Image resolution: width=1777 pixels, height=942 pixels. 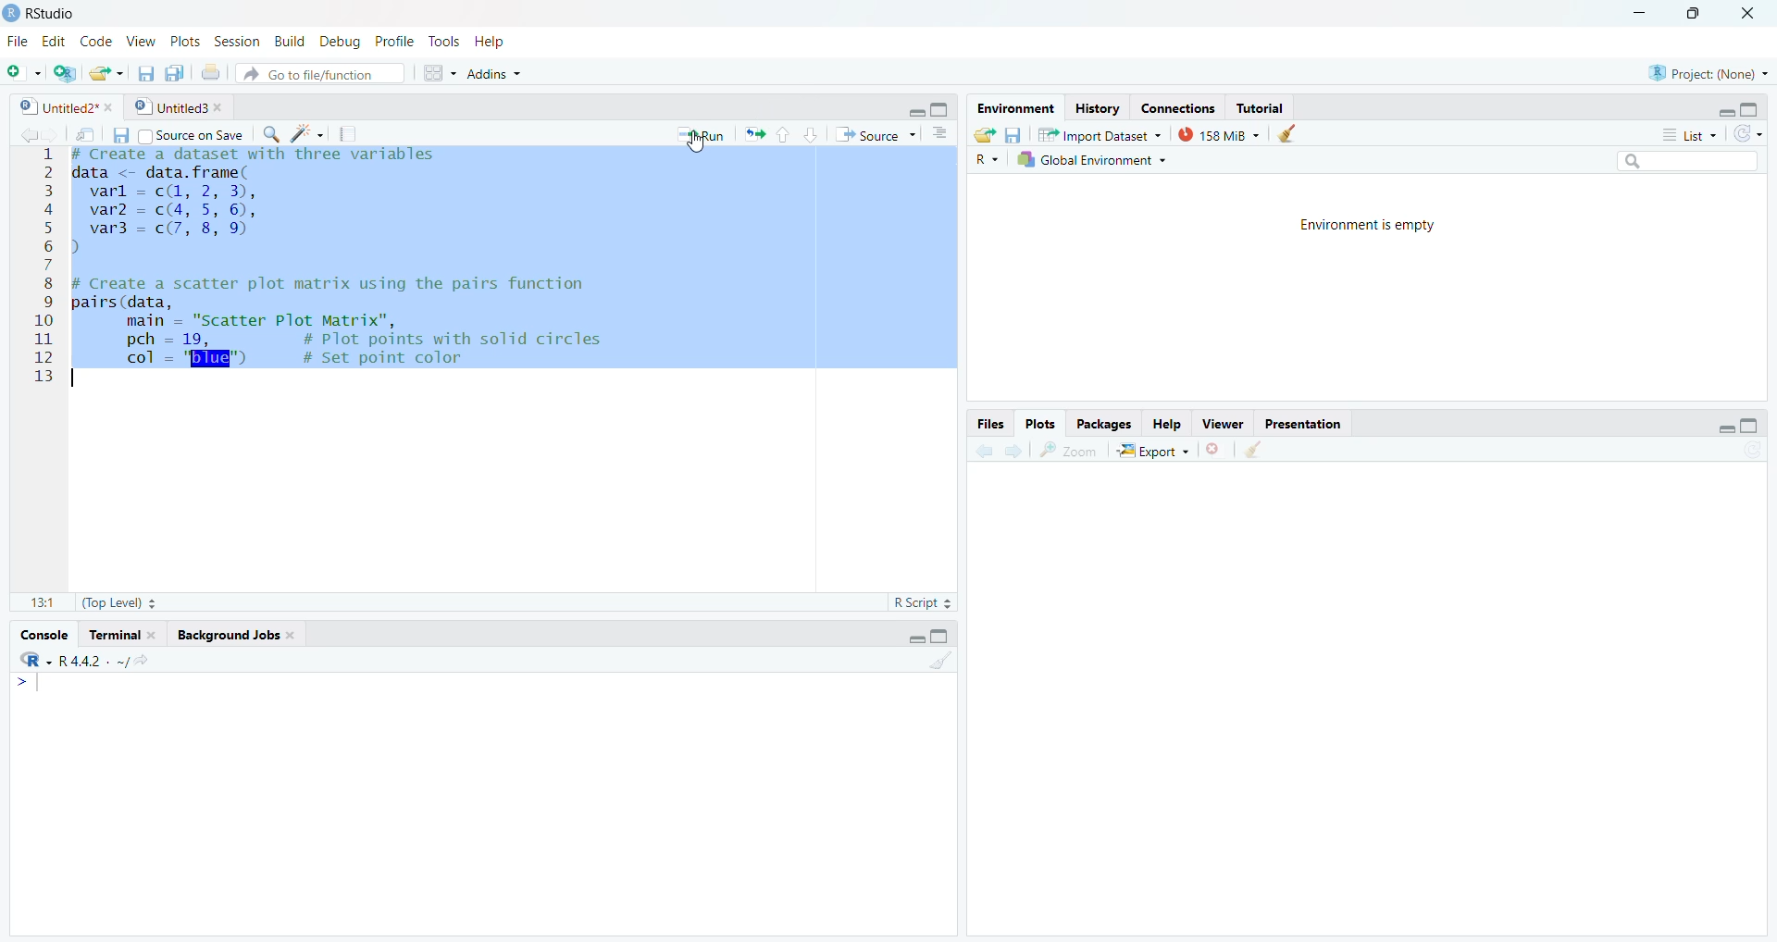 What do you see at coordinates (932, 106) in the screenshot?
I see `Minimize/Maximize` at bounding box center [932, 106].